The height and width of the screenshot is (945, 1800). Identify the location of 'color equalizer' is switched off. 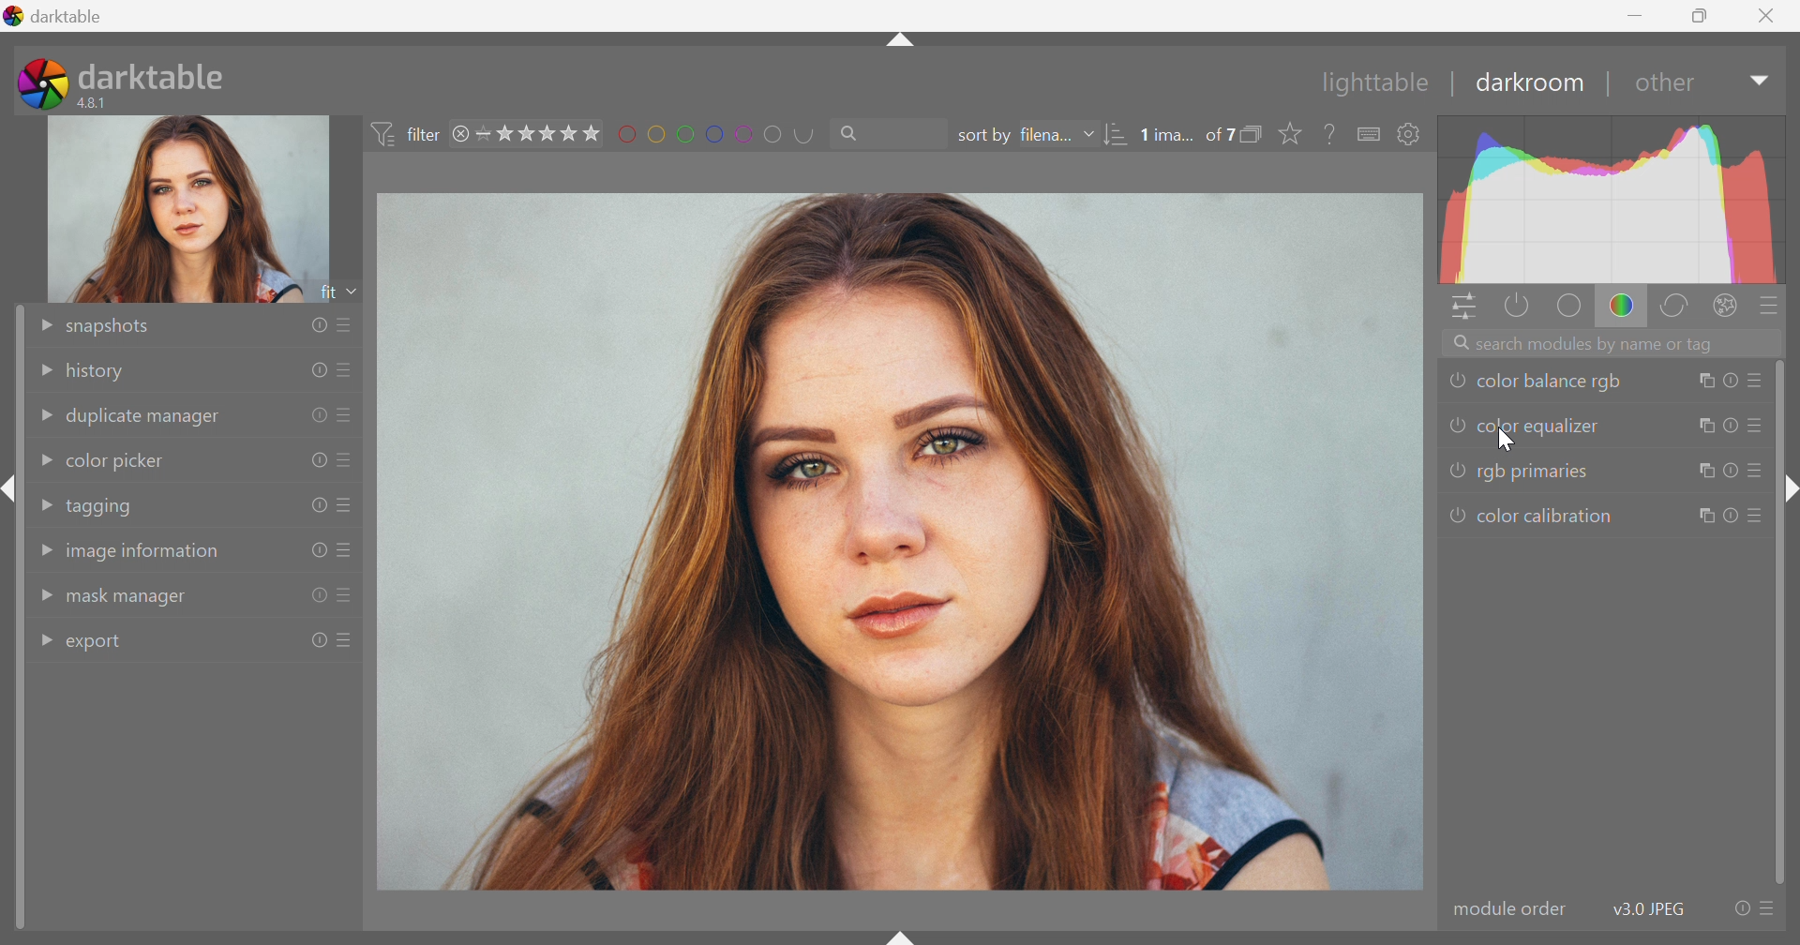
(1456, 427).